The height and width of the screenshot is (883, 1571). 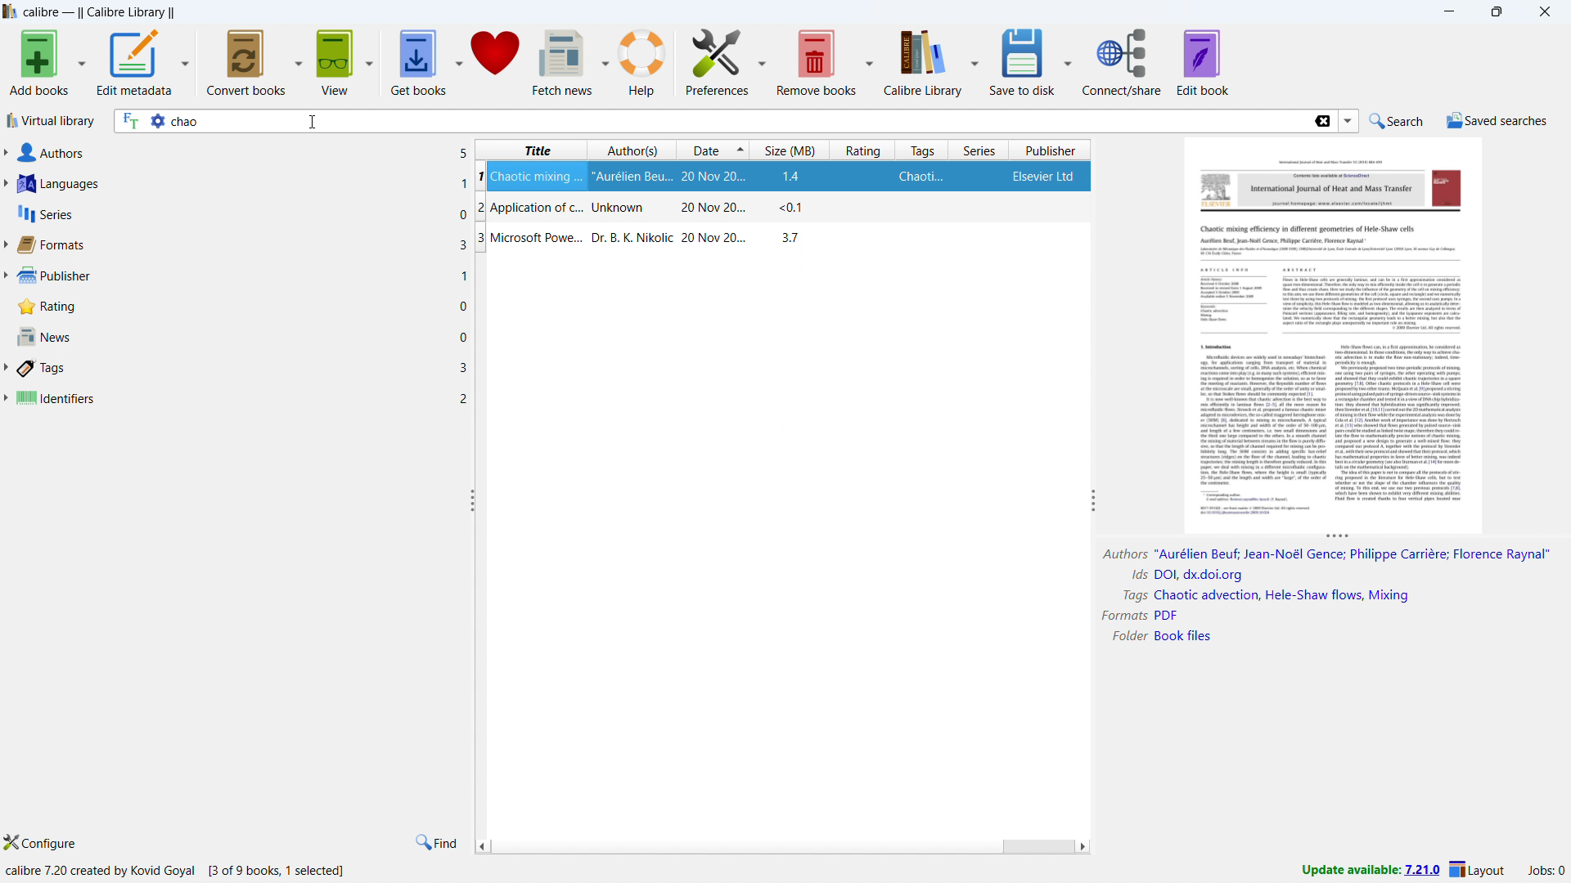 I want to click on expand publisher, so click(x=5, y=276).